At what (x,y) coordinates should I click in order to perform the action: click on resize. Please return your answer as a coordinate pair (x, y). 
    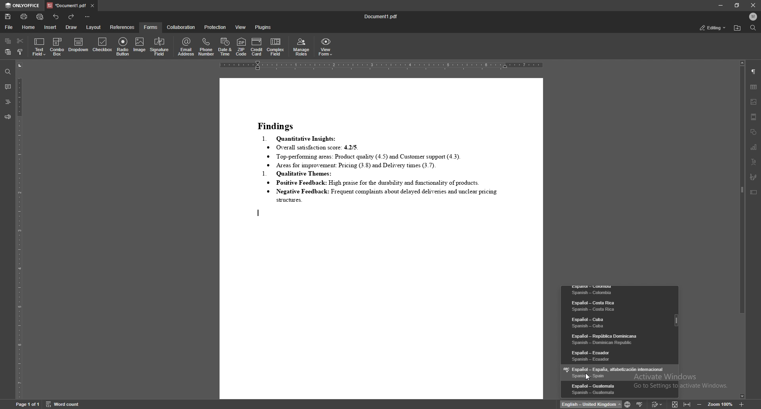
    Looking at the image, I should click on (737, 5).